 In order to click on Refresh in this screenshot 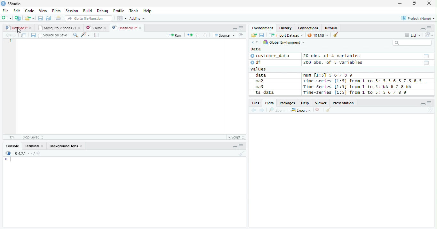, I will do `click(429, 34)`.